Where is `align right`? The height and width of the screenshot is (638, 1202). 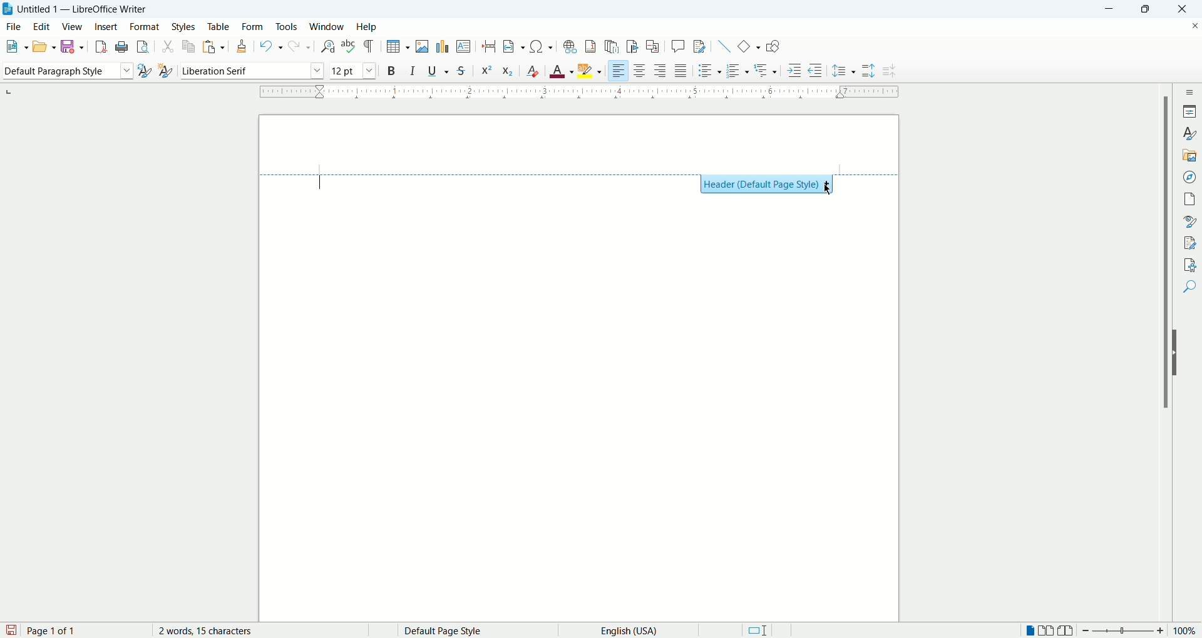
align right is located at coordinates (660, 71).